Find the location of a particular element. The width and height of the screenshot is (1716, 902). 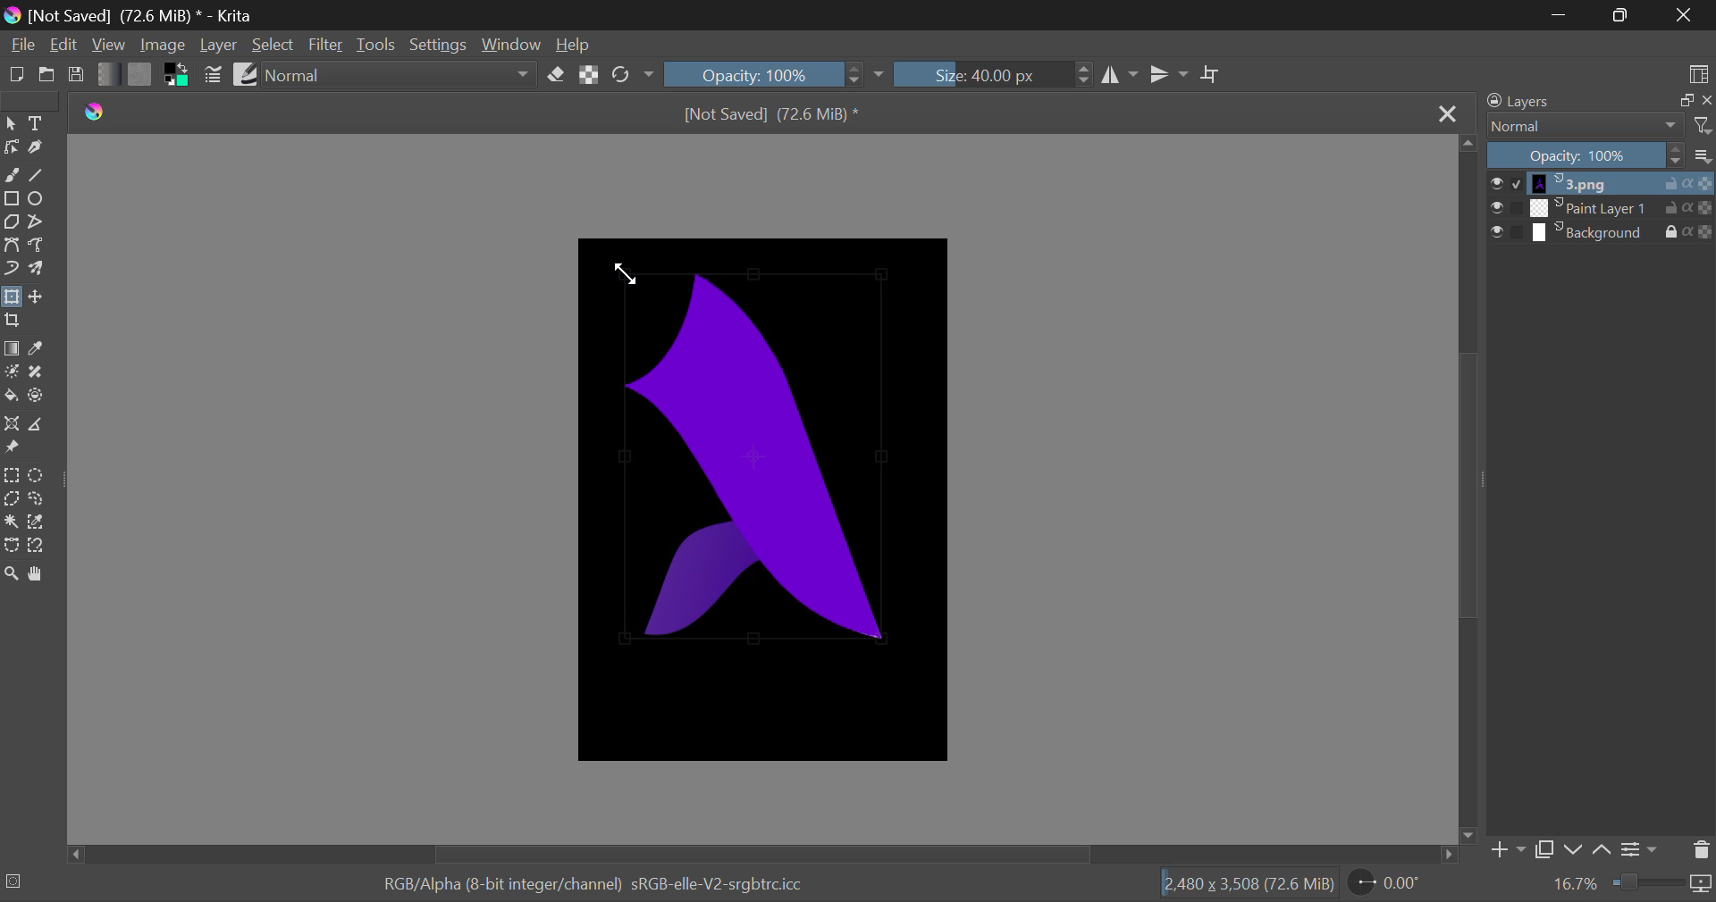

Zoom slider is located at coordinates (1646, 881).